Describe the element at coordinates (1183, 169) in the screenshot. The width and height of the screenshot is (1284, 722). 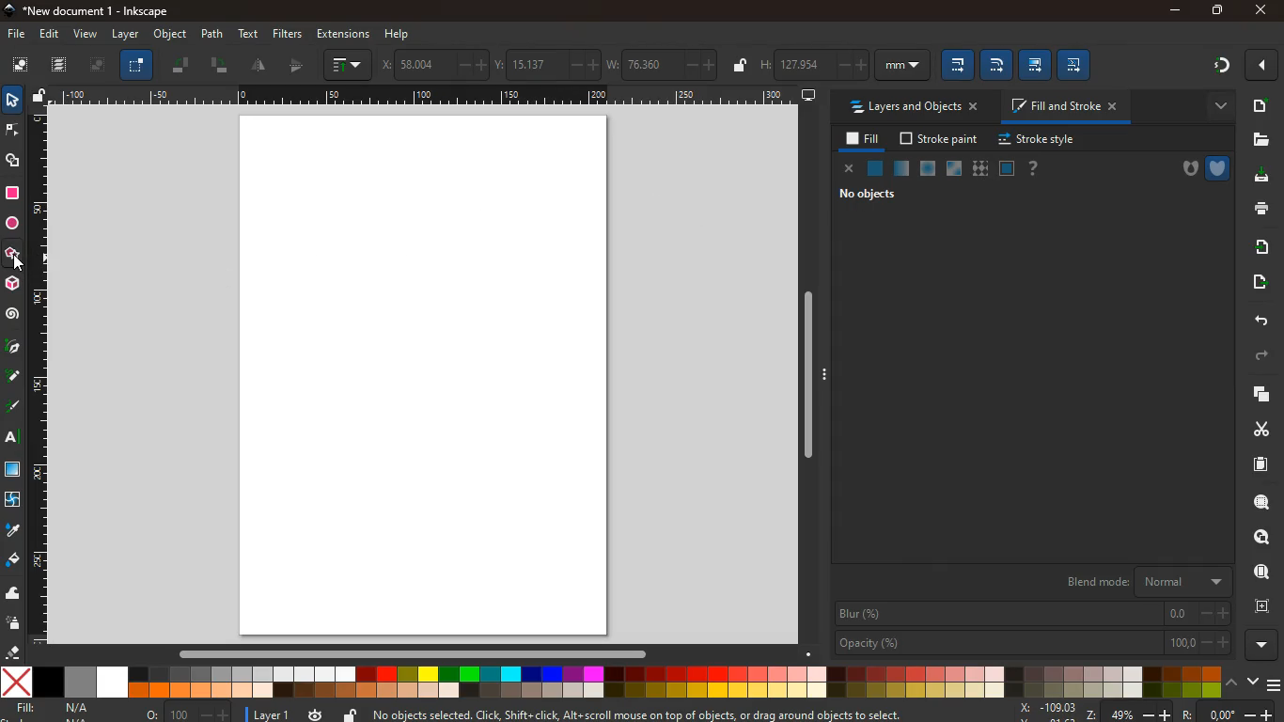
I see `hole` at that location.